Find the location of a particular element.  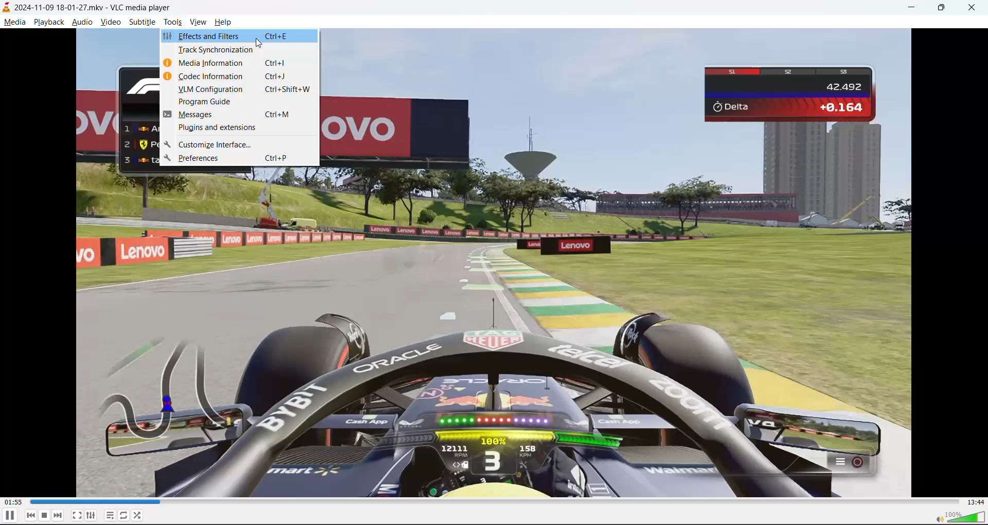

audio is located at coordinates (82, 23).